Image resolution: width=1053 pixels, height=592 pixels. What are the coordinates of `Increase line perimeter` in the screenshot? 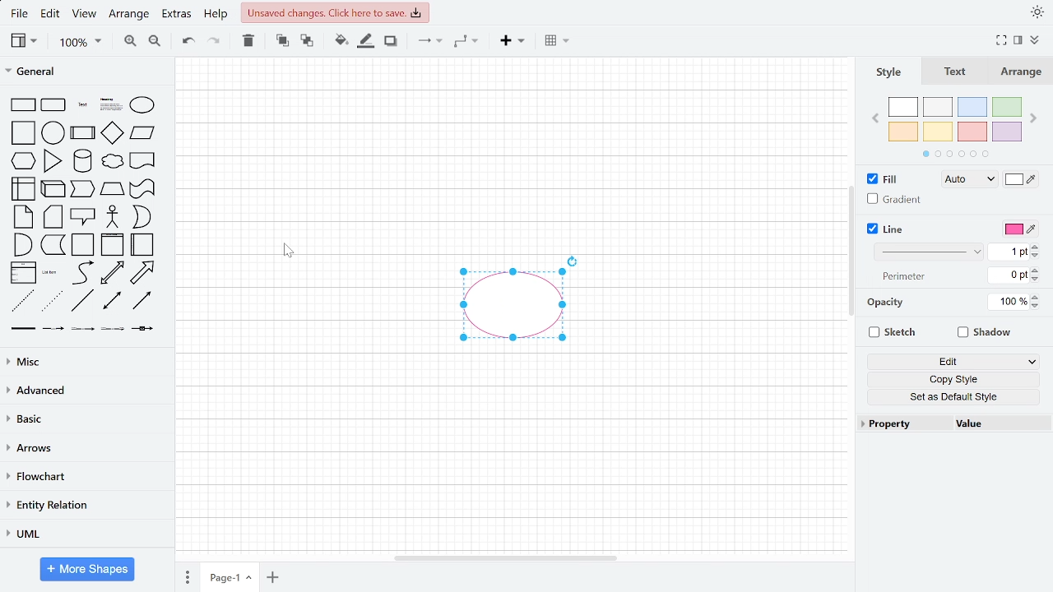 It's located at (1036, 270).